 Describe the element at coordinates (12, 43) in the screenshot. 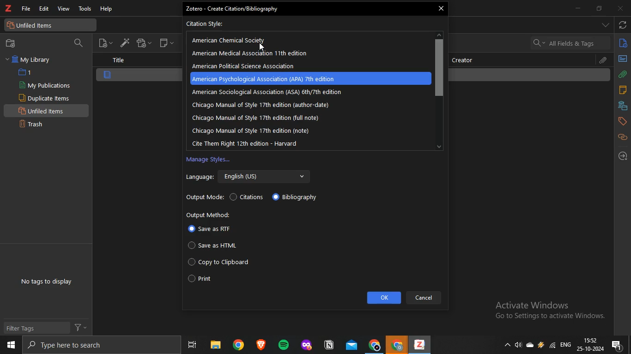

I see `new collection` at that location.